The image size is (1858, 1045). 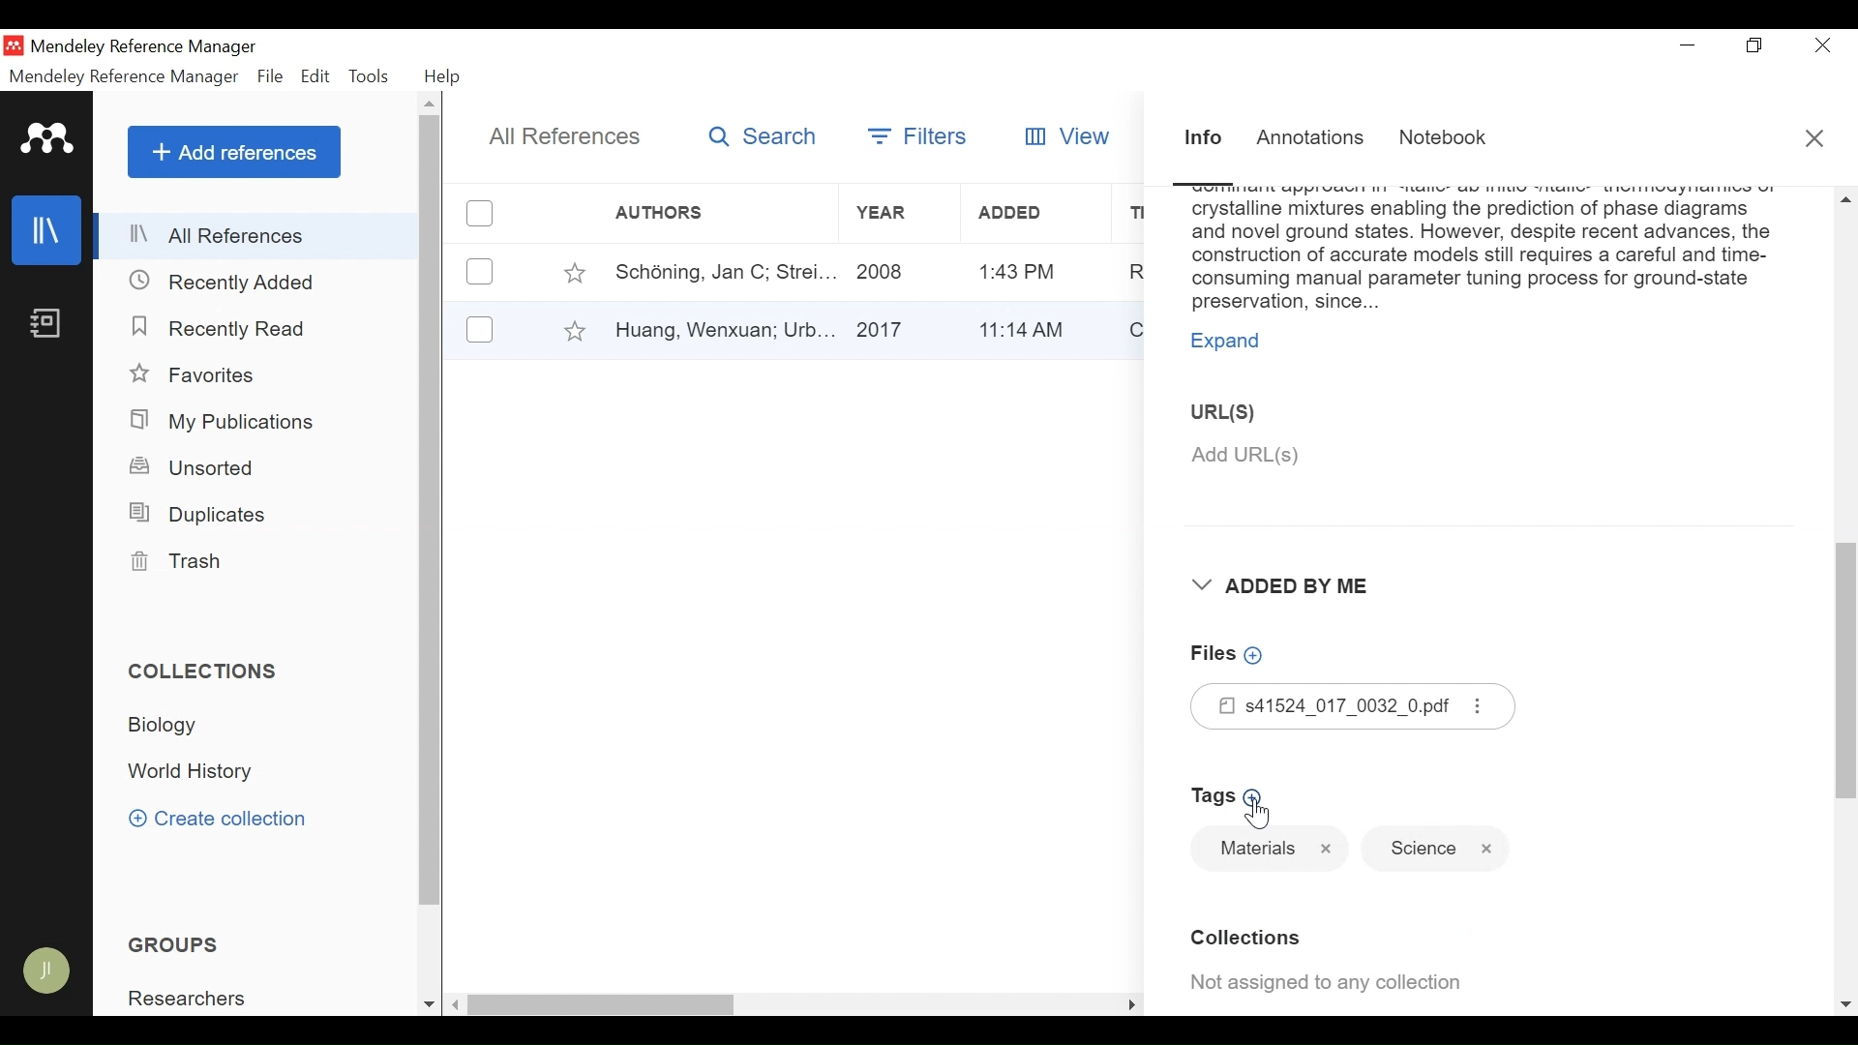 I want to click on Collection, so click(x=194, y=773).